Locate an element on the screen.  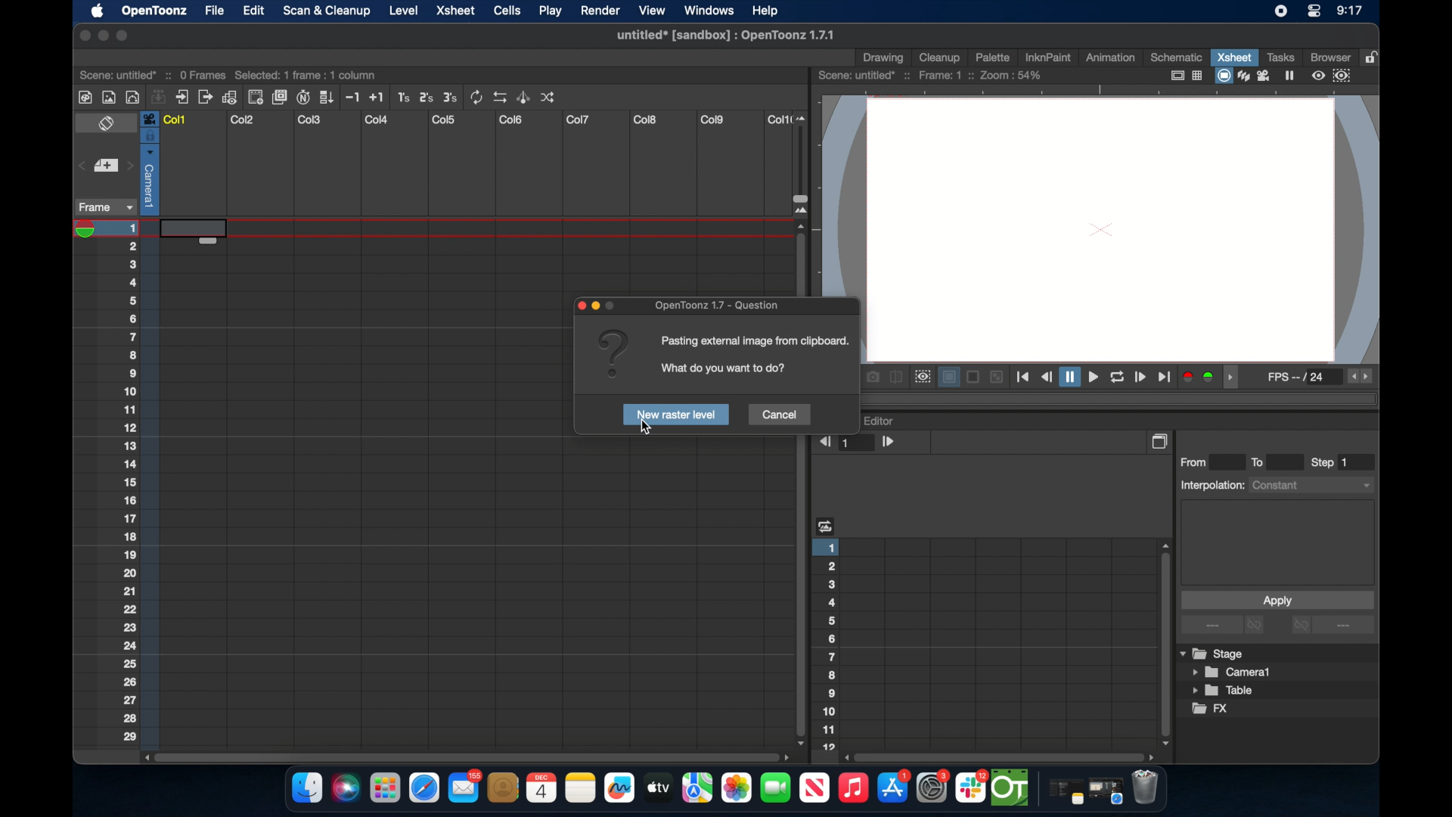
view modes is located at coordinates (1256, 76).